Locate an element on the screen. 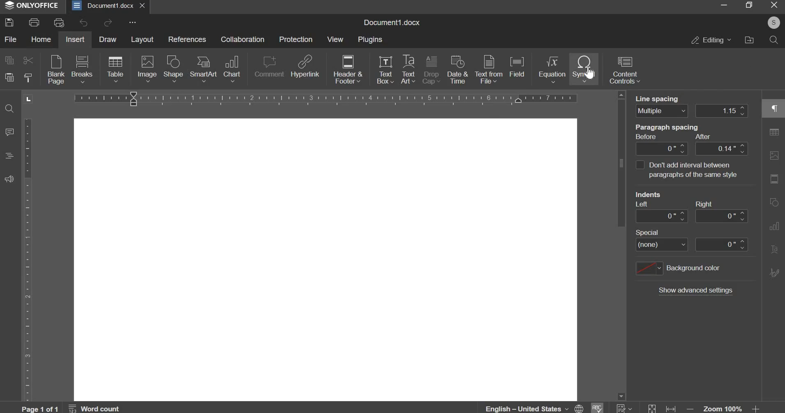 This screenshot has width=785, height=413. layout is located at coordinates (142, 39).